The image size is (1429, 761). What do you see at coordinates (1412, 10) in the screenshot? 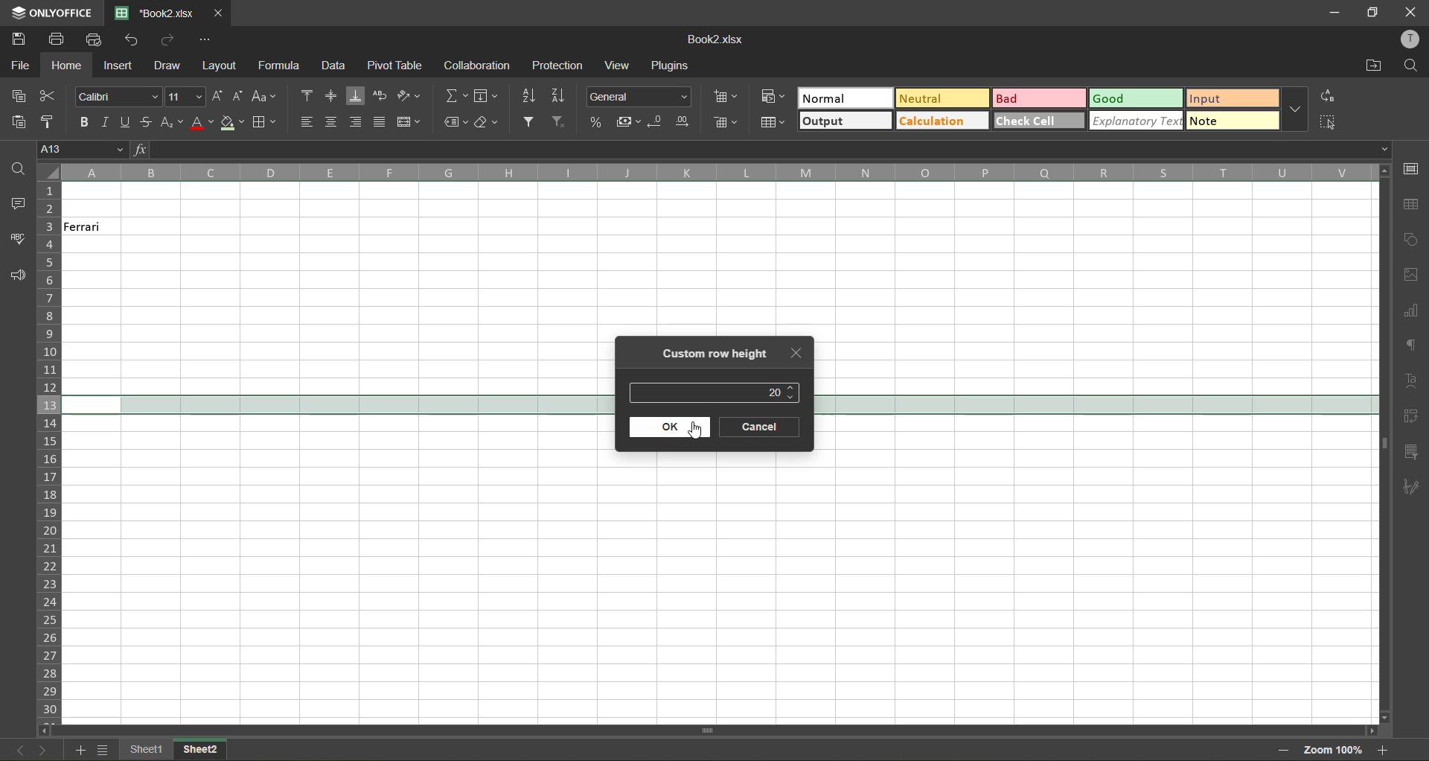
I see `close` at bounding box center [1412, 10].